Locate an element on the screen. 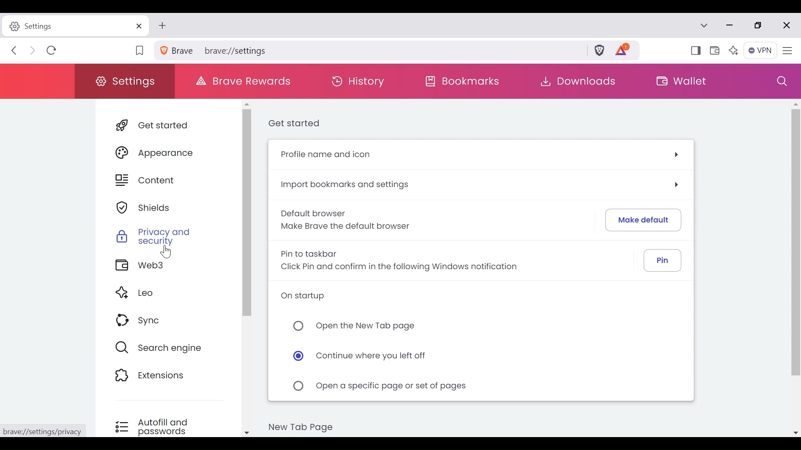 This screenshot has height=450, width=801. Scroll up is located at coordinates (795, 103).